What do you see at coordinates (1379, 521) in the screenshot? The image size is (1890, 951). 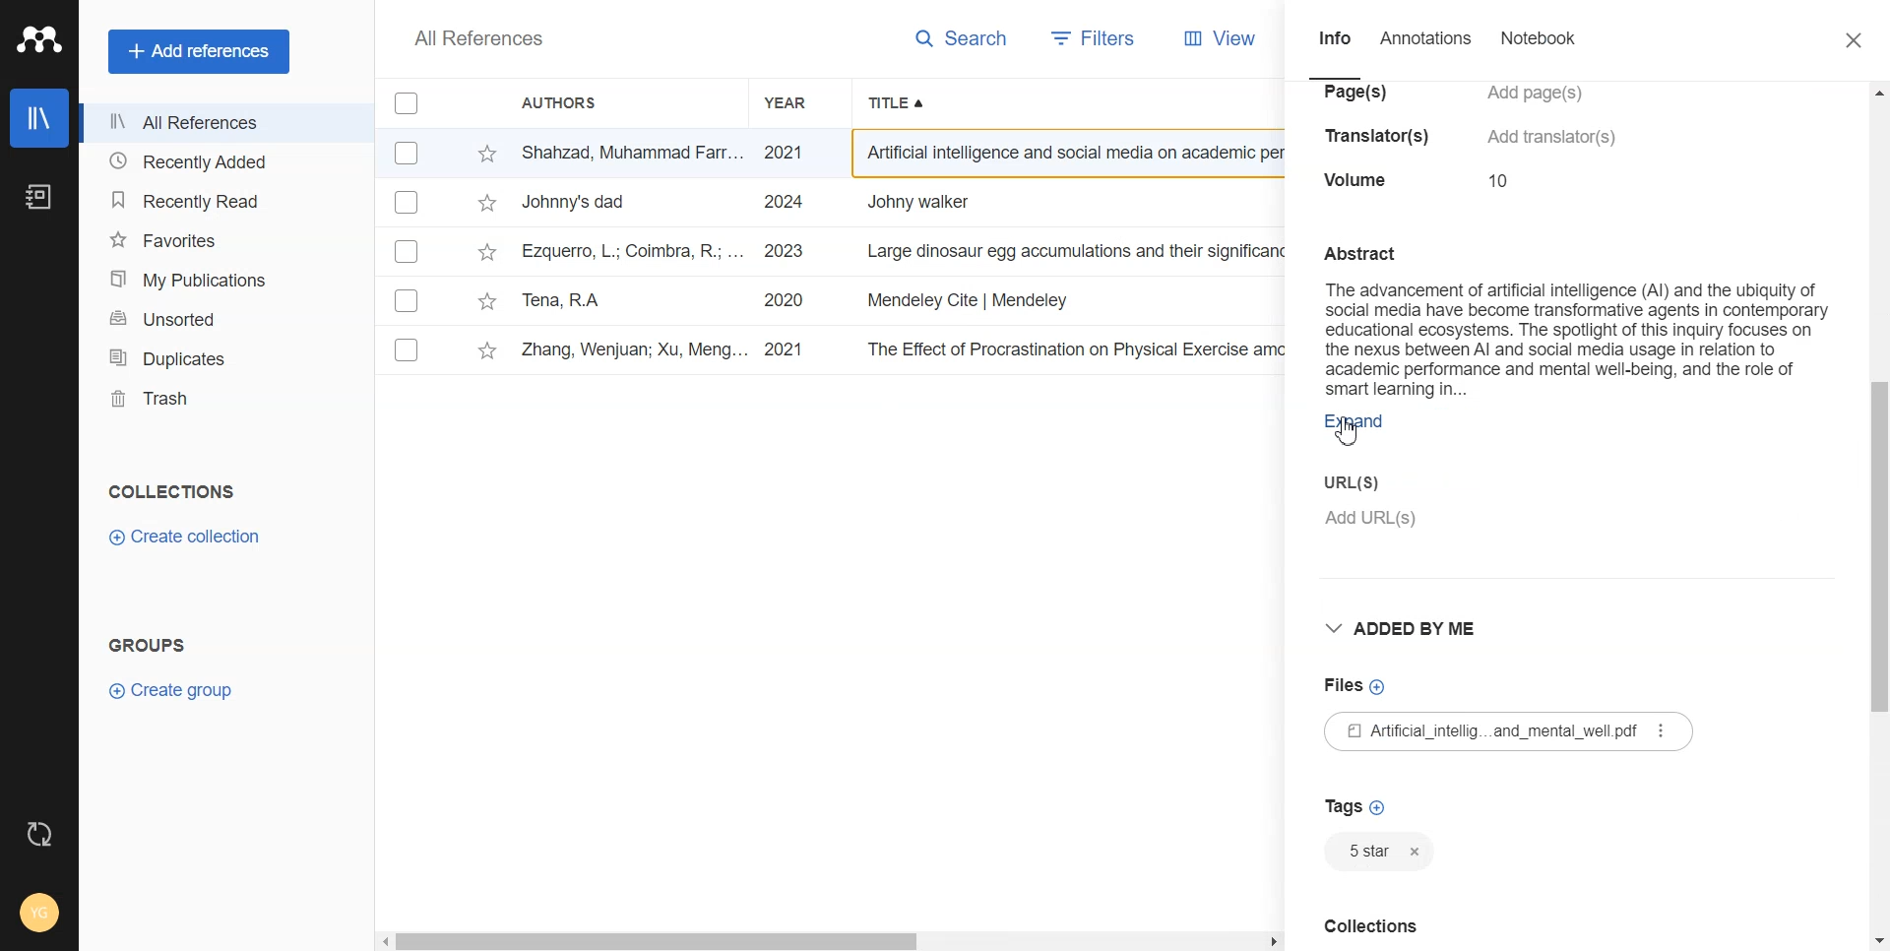 I see `add URL` at bounding box center [1379, 521].